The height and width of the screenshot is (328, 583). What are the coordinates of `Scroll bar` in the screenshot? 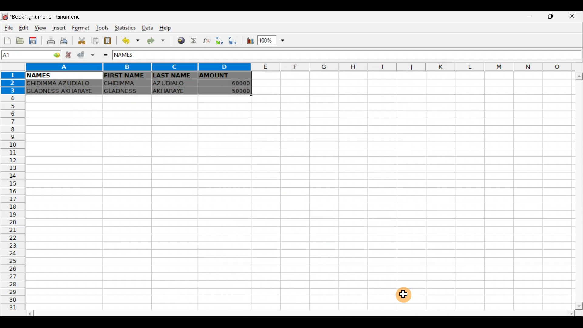 It's located at (575, 190).